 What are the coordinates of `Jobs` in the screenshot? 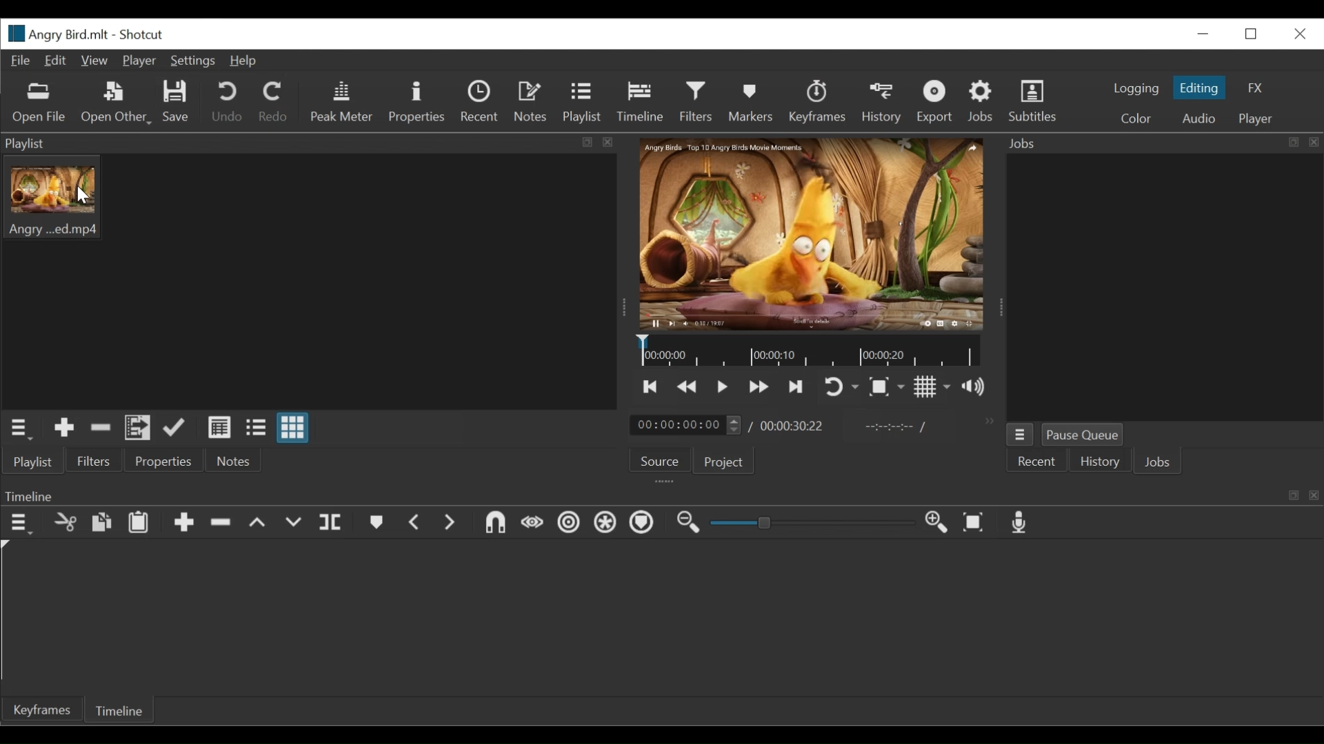 It's located at (1158, 462).